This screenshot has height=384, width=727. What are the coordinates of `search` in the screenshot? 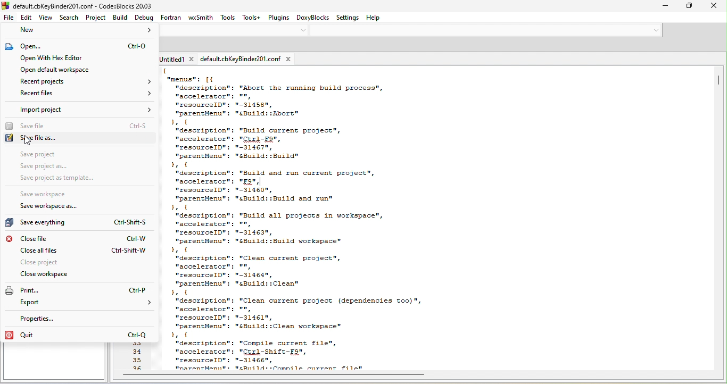 It's located at (70, 18).